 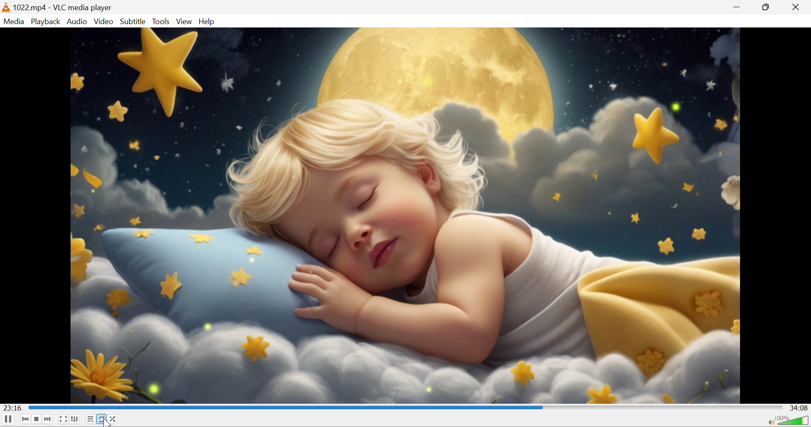 What do you see at coordinates (26, 419) in the screenshot?
I see `Previous media in the playlist, skip backward when held` at bounding box center [26, 419].